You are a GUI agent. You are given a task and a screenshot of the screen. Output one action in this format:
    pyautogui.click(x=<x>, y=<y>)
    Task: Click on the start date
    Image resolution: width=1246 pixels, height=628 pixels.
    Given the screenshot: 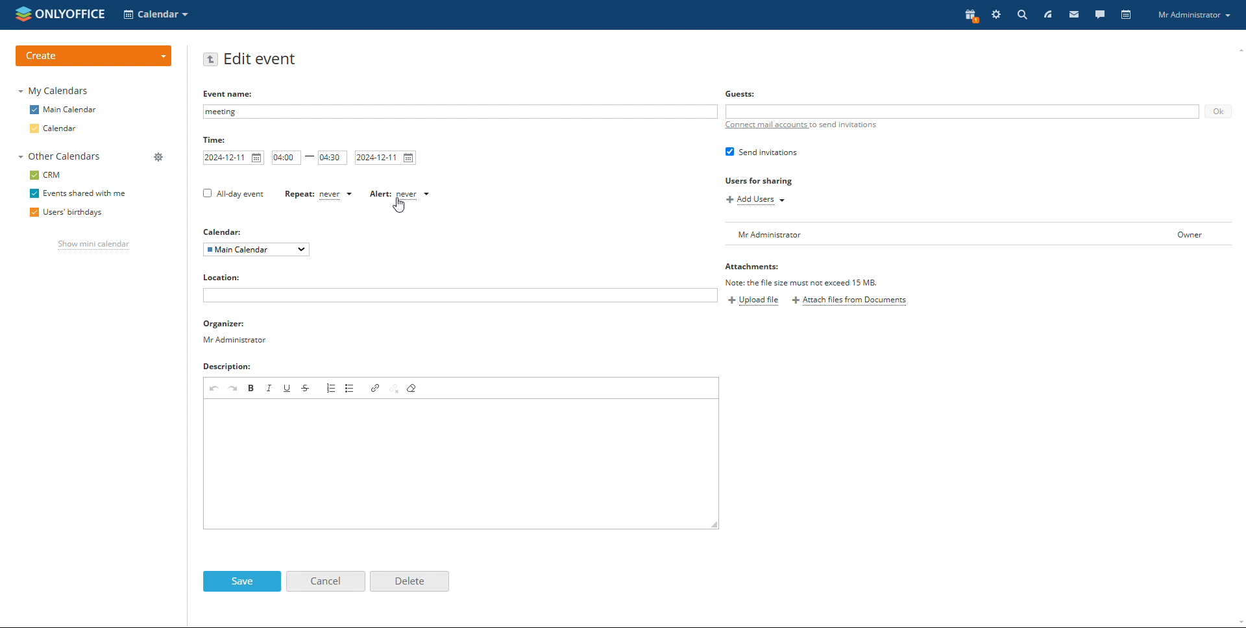 What is the action you would take?
    pyautogui.click(x=233, y=158)
    